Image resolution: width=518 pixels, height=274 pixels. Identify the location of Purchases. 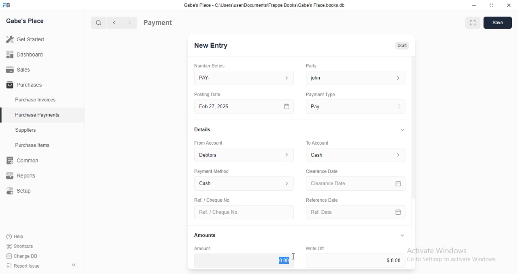
(23, 85).